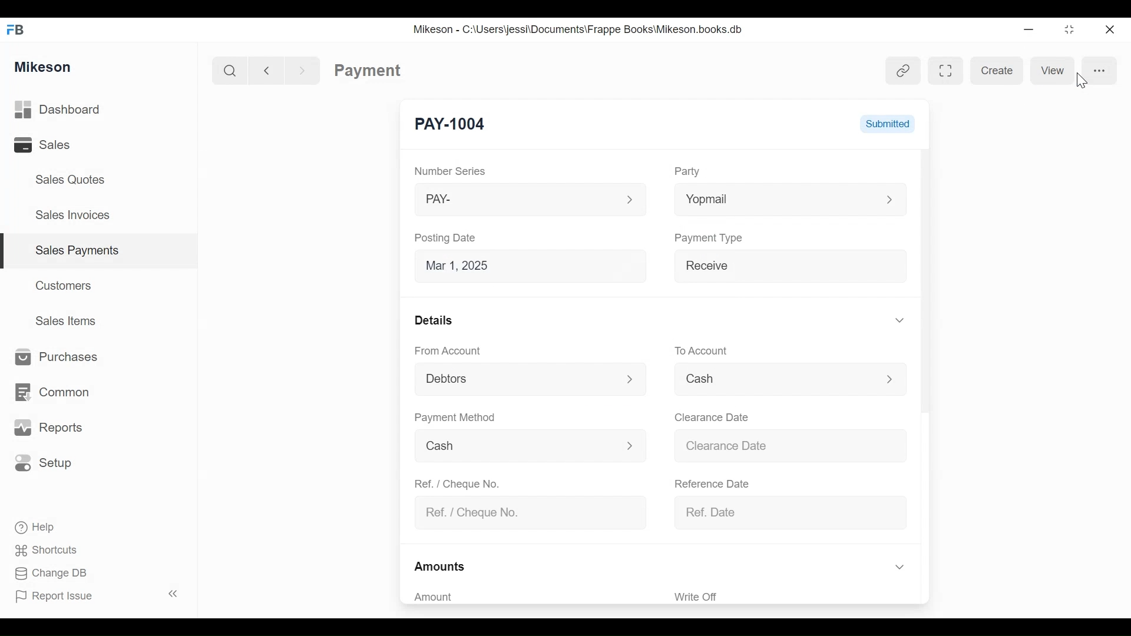  I want to click on Details, so click(436, 320).